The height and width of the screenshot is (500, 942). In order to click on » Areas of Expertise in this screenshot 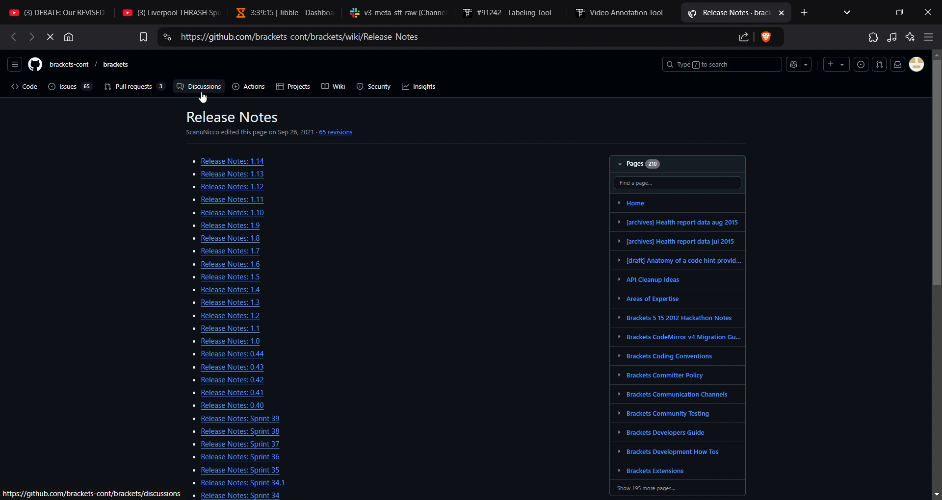, I will do `click(653, 299)`.